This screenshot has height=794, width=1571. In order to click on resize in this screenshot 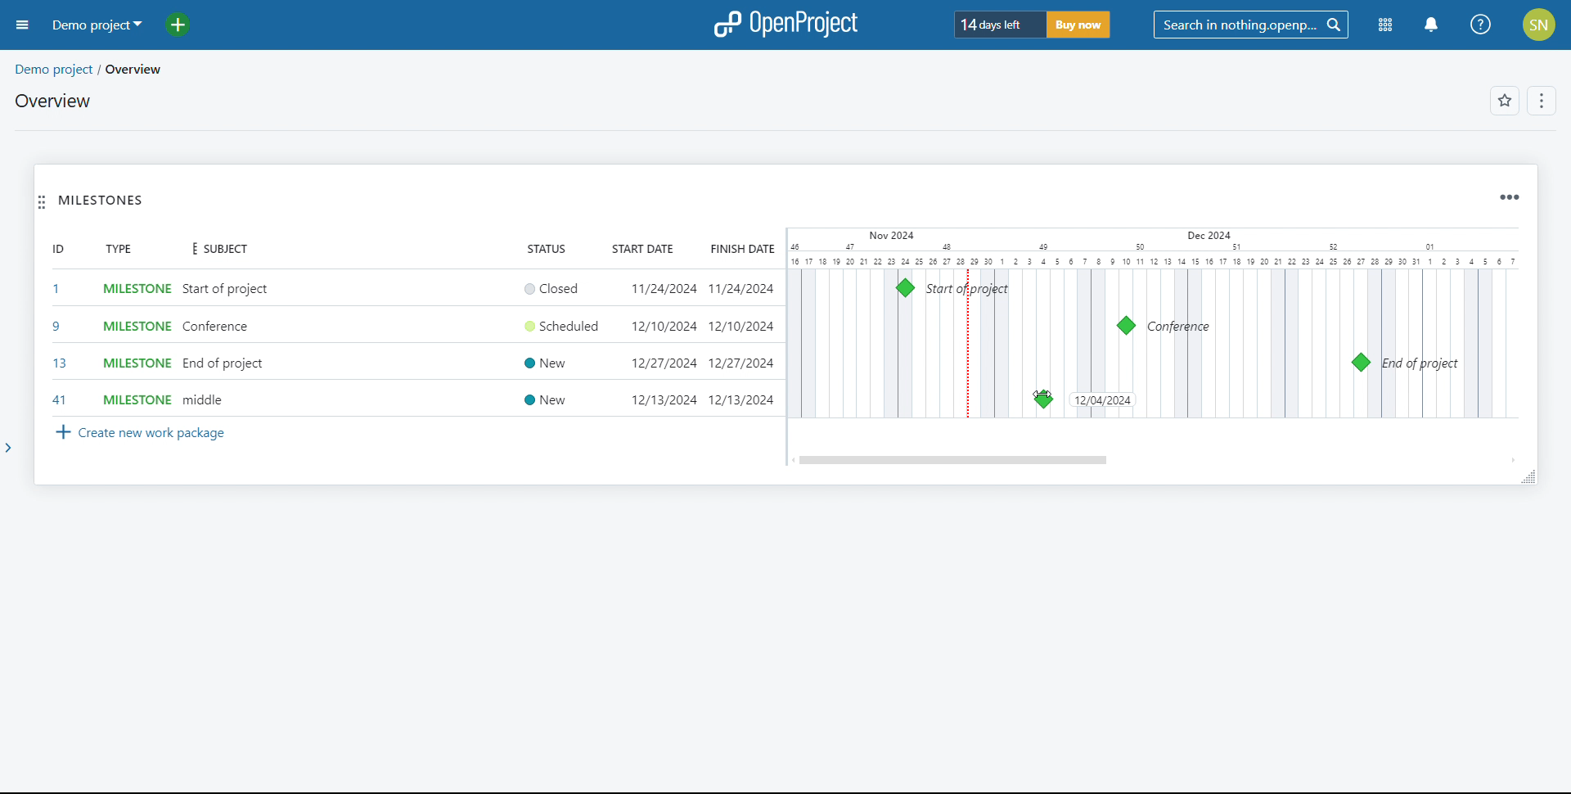, I will do `click(1528, 476)`.